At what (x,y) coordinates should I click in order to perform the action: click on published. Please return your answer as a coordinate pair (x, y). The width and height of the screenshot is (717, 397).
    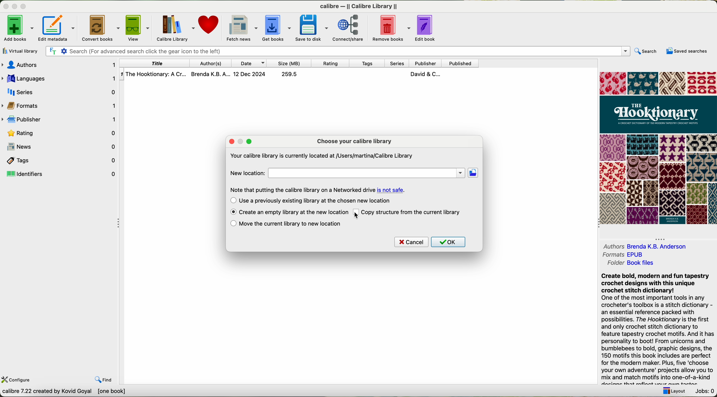
    Looking at the image, I should click on (461, 63).